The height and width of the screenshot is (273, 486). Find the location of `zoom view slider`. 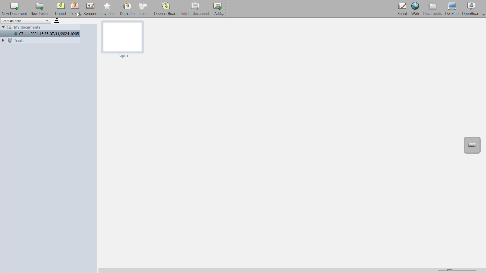

zoom view slider is located at coordinates (455, 269).